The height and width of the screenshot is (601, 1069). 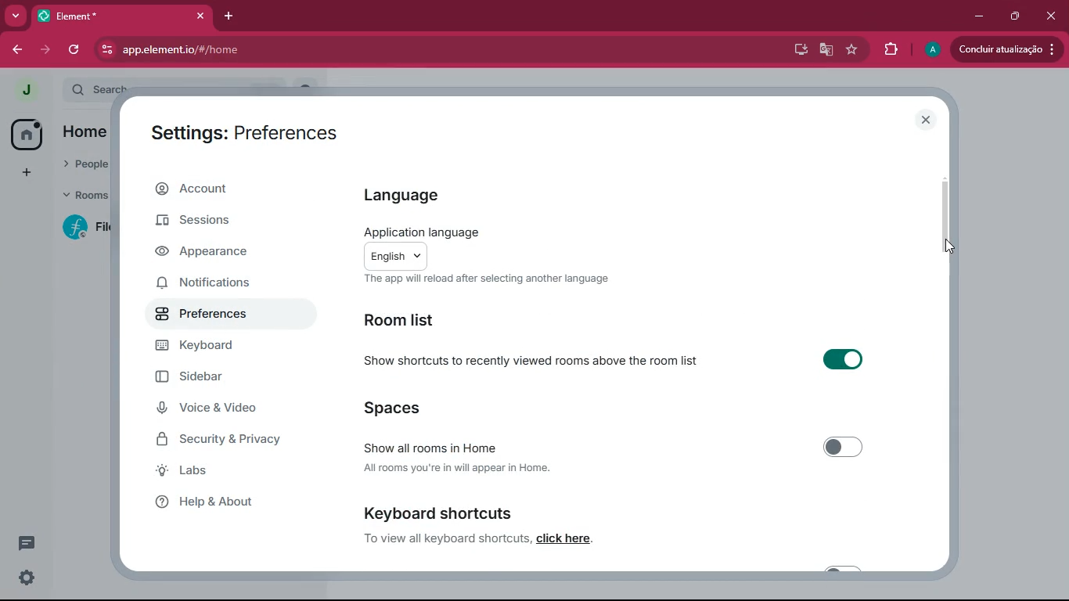 What do you see at coordinates (121, 16) in the screenshot?
I see `element` at bounding box center [121, 16].